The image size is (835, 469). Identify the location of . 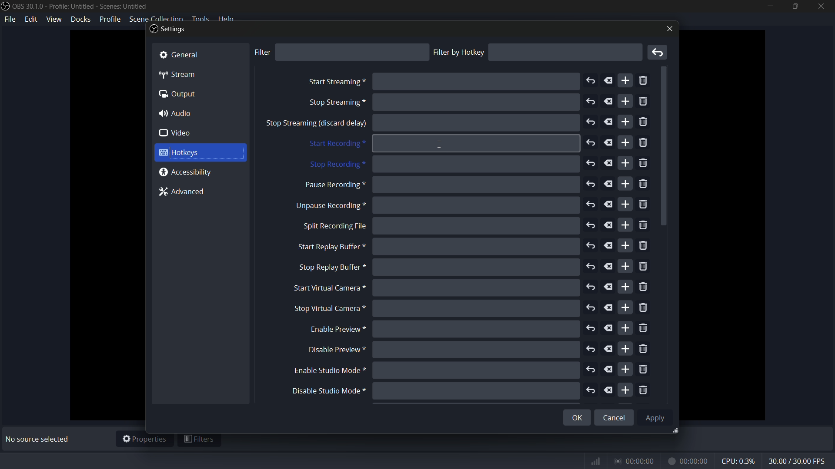
(608, 102).